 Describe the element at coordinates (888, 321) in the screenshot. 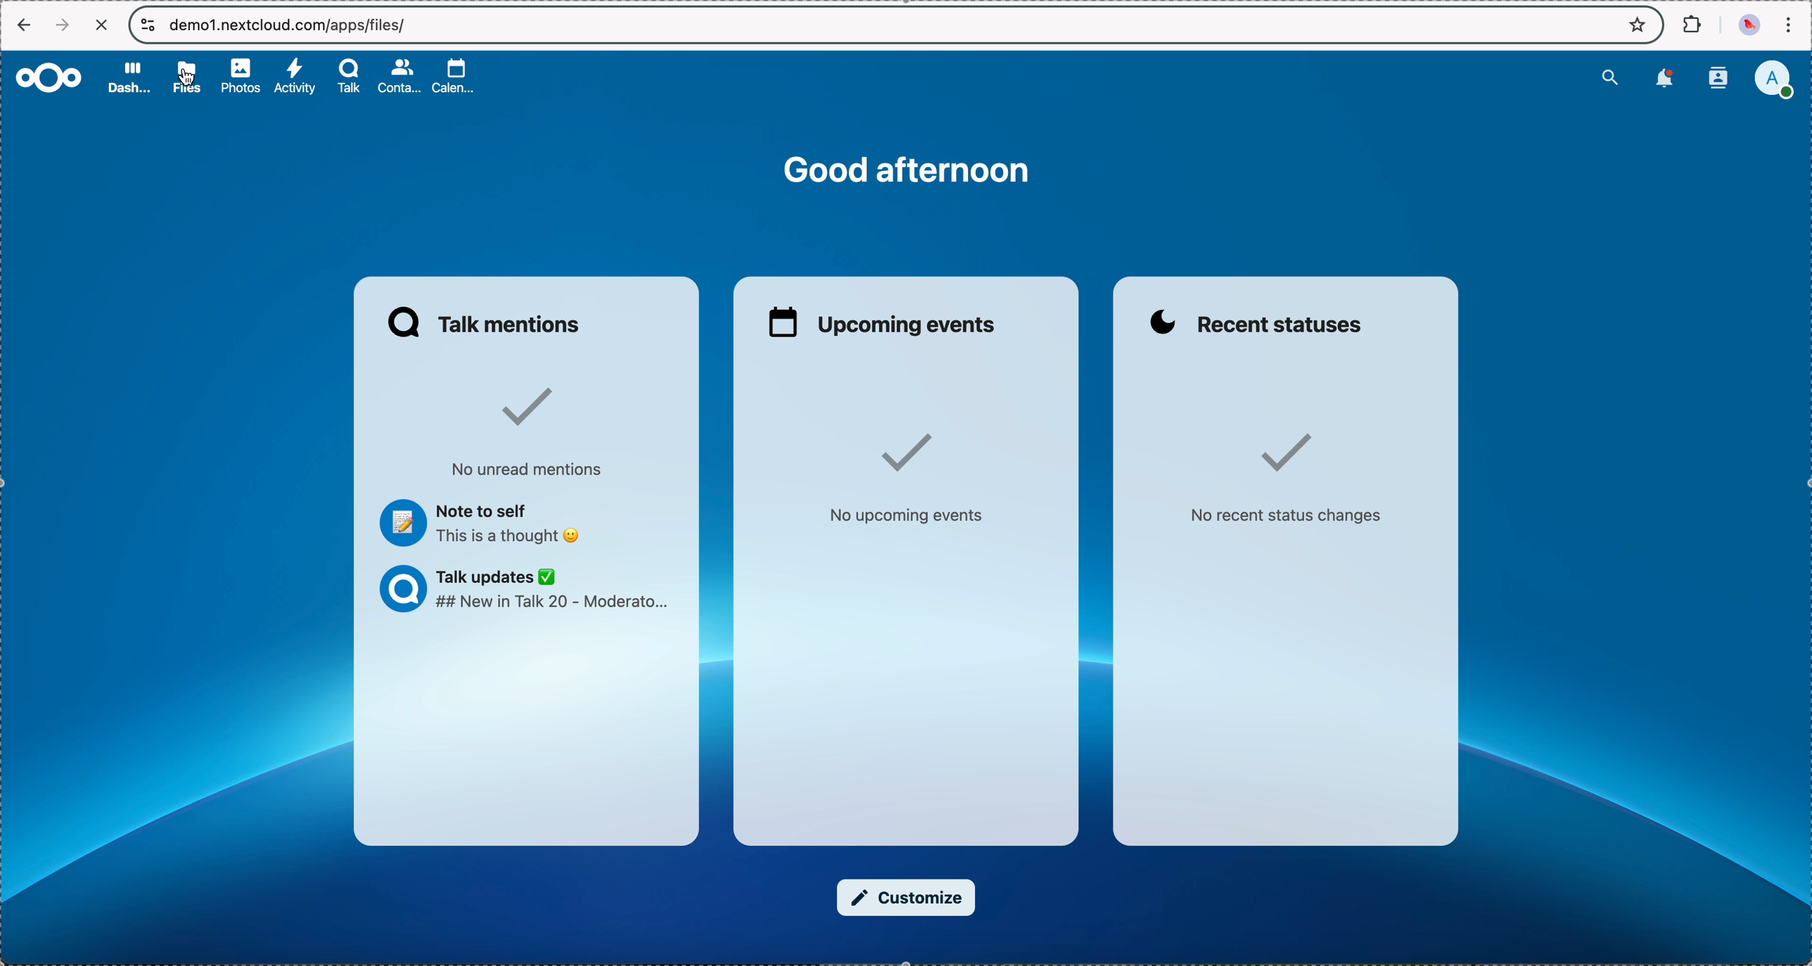

I see `upcoming events` at that location.